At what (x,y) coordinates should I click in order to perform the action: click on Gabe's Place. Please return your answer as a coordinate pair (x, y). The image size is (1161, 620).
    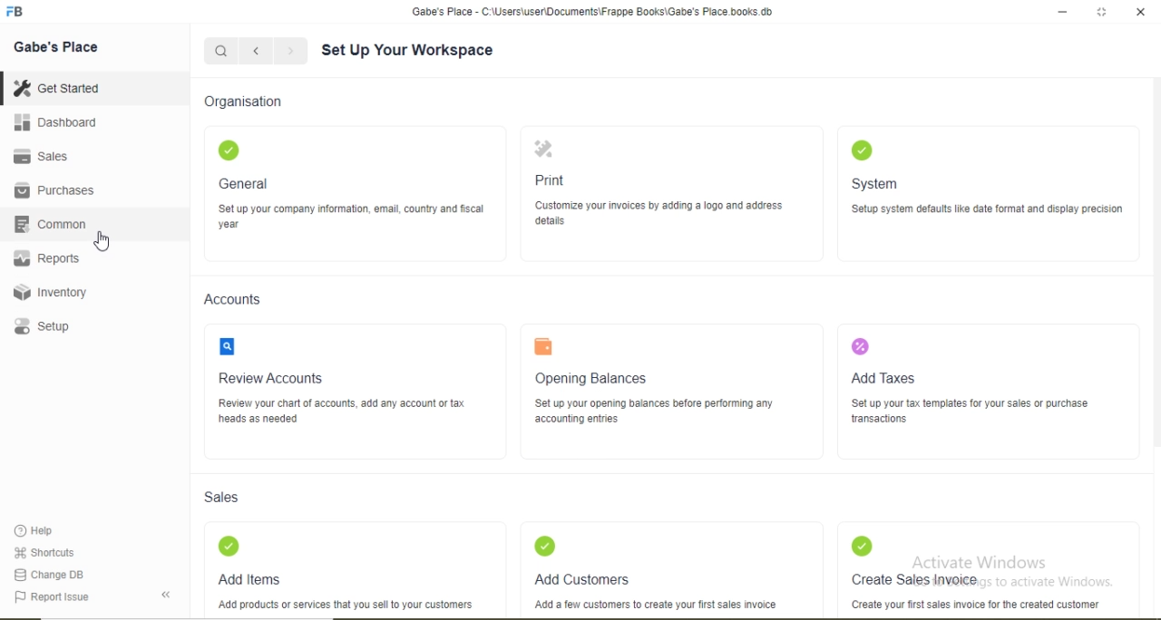
    Looking at the image, I should click on (56, 47).